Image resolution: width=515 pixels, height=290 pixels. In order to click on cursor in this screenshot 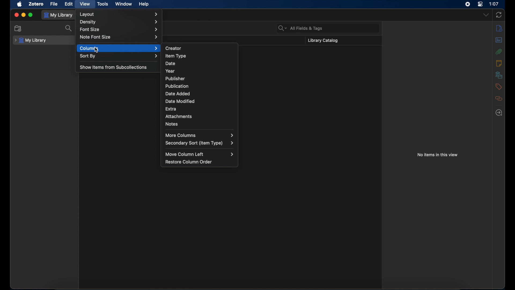, I will do `click(96, 50)`.